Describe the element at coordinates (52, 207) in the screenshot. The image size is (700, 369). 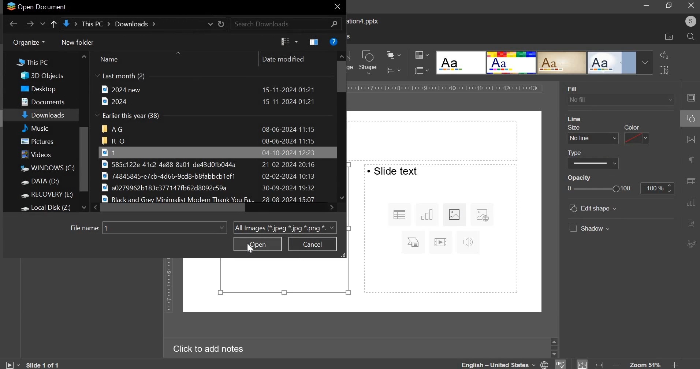
I see `z drive` at that location.